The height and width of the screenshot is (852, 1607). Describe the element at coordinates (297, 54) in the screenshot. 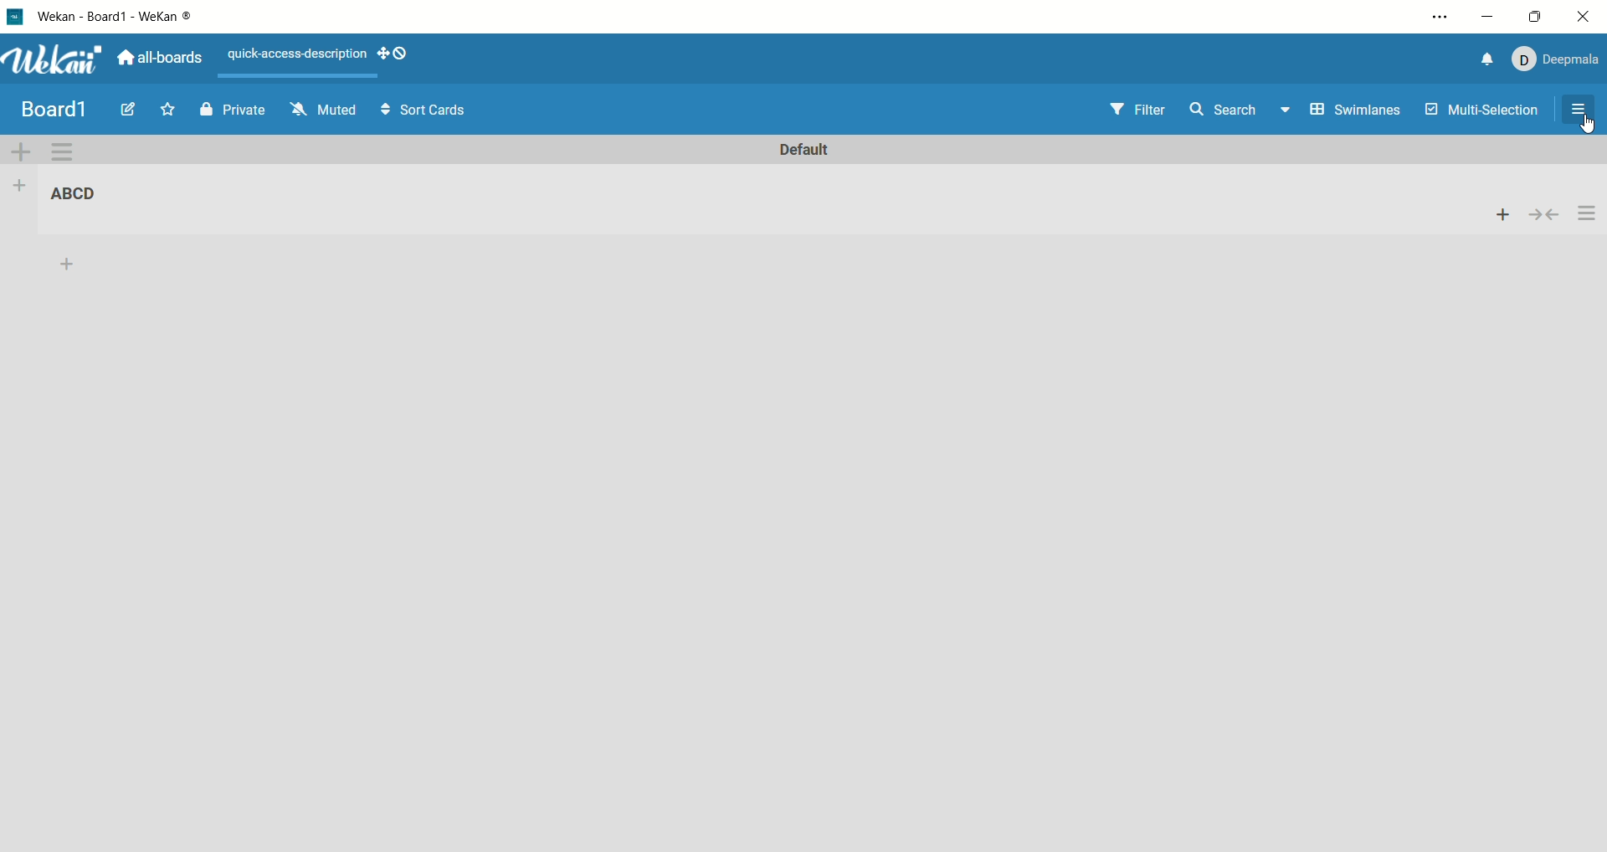

I see `text` at that location.